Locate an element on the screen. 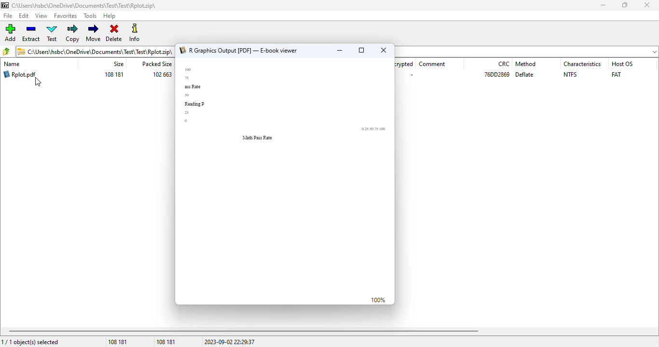 The image size is (659, 347). C:\Users\hsbc\OneDrive\Documents\Test\Test\Rplot.zip\ is located at coordinates (81, 5).